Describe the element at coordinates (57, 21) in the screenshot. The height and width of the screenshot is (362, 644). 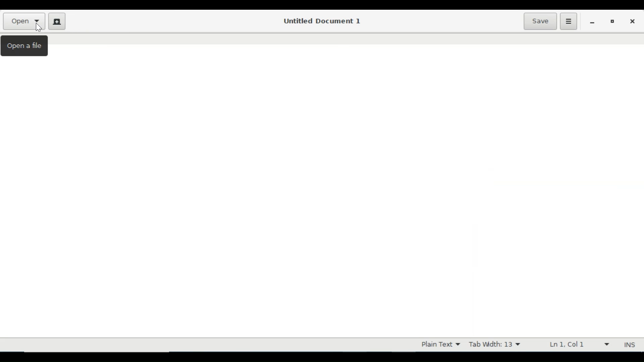
I see `Create New` at that location.